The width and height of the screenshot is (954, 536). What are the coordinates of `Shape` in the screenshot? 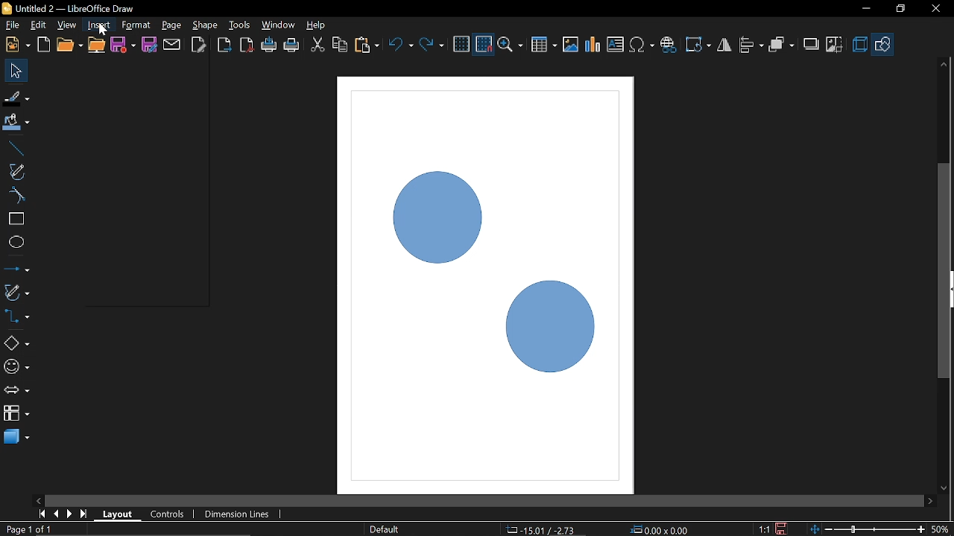 It's located at (206, 25).